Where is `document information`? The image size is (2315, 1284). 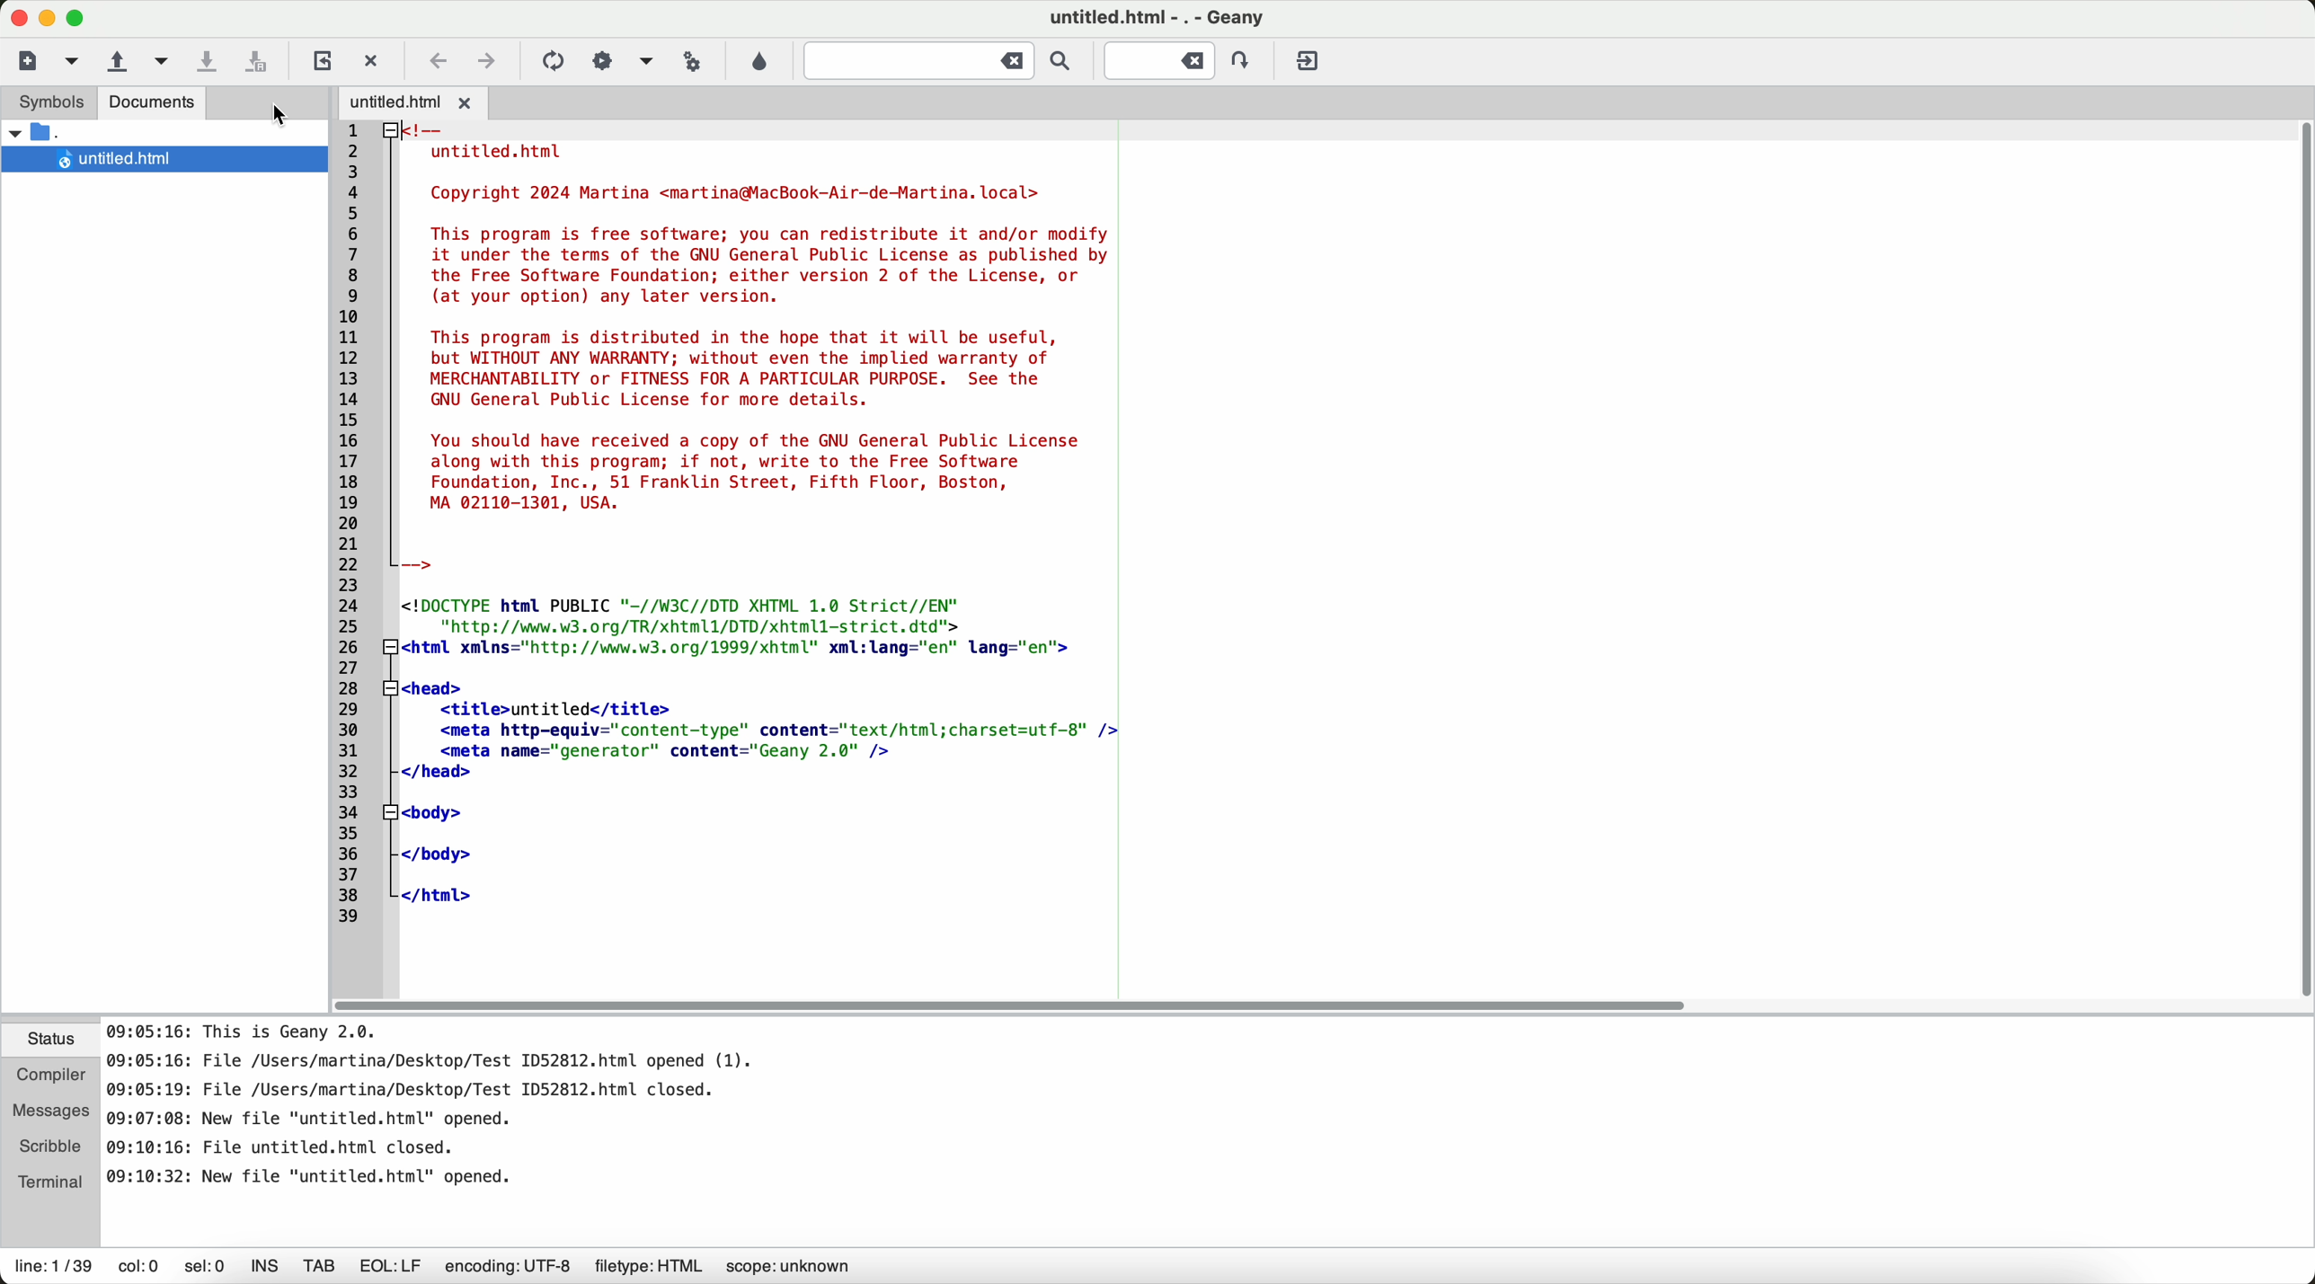 document information is located at coordinates (1205, 1130).